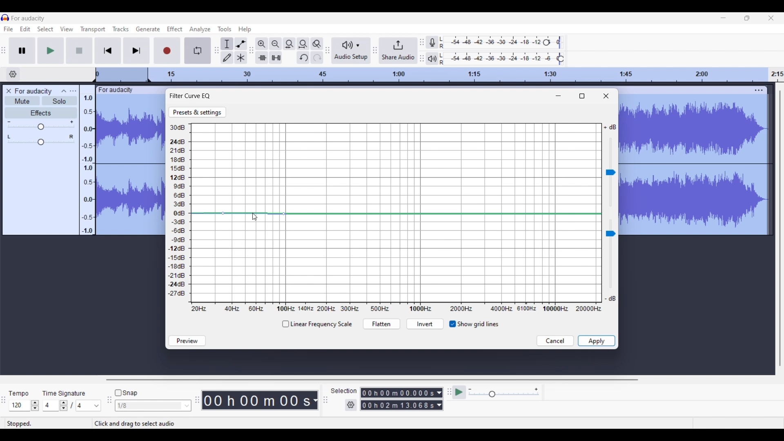  I want to click on Tempo, so click(20, 392).